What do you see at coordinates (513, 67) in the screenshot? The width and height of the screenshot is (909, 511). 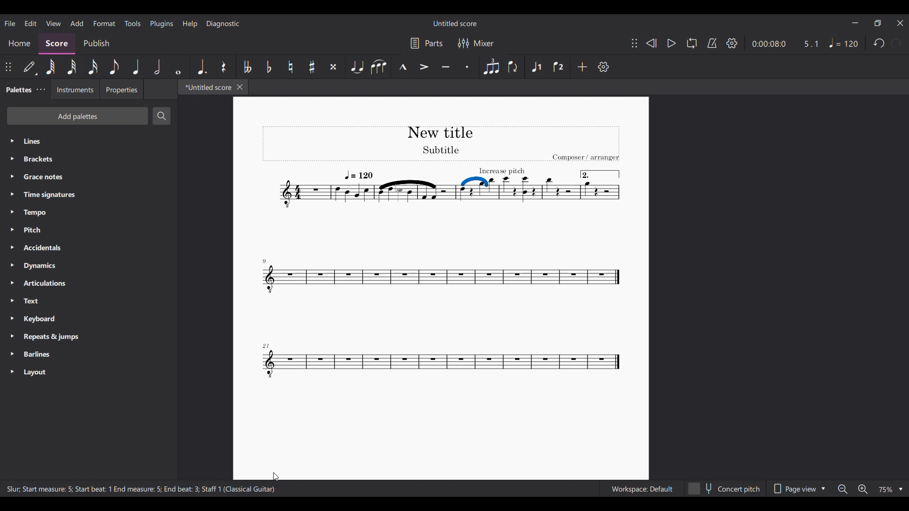 I see `Flip direction` at bounding box center [513, 67].